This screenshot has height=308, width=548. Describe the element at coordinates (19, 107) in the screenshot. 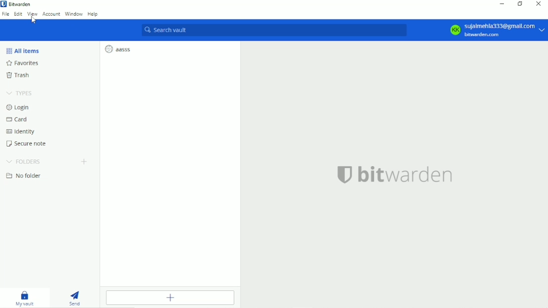

I see `Login` at that location.